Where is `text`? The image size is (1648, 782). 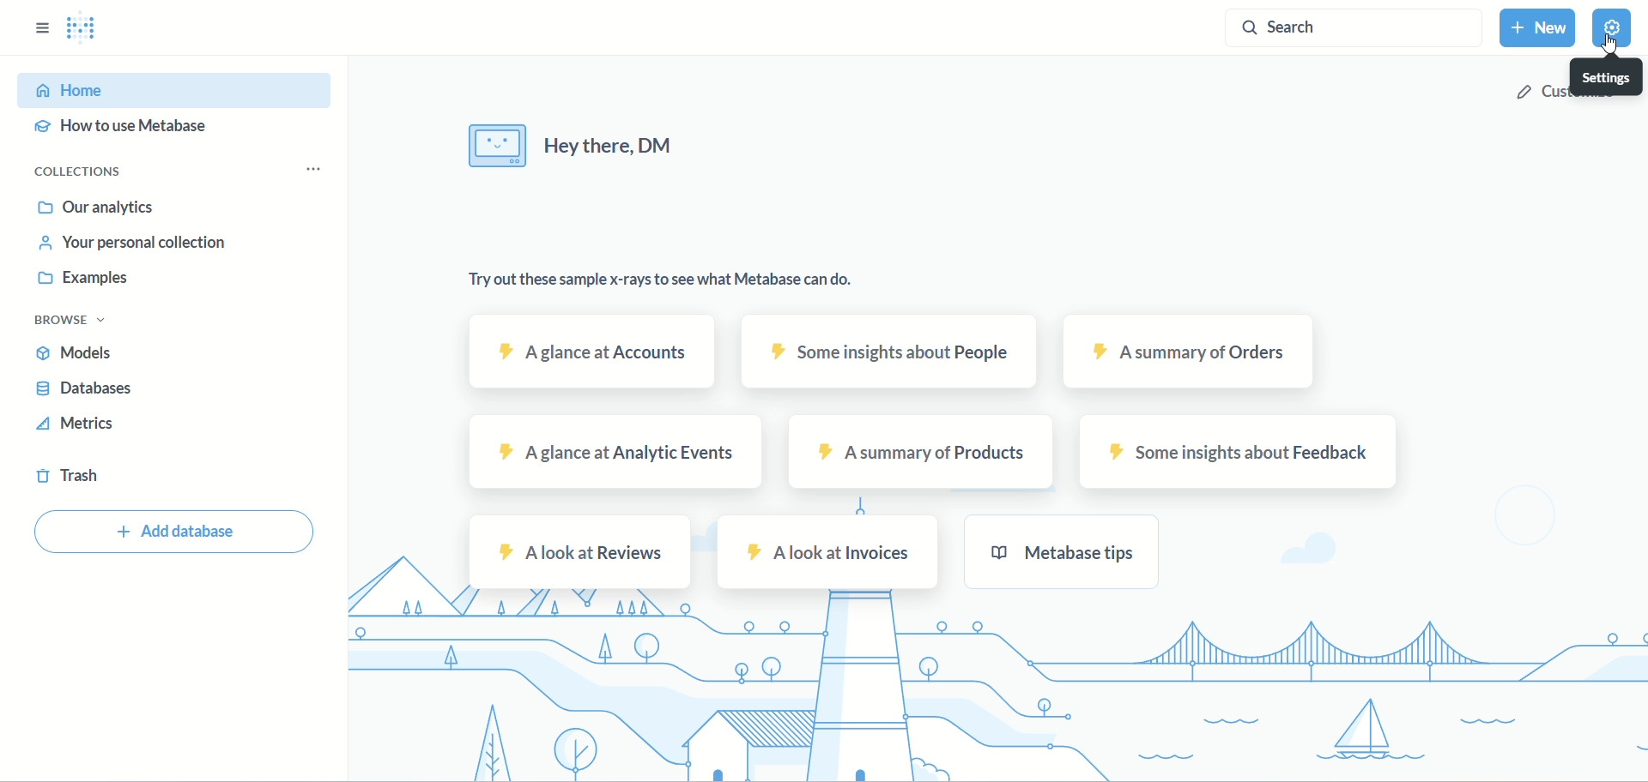 text is located at coordinates (569, 148).